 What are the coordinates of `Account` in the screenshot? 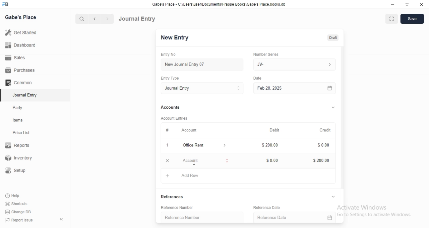 It's located at (180, 161).